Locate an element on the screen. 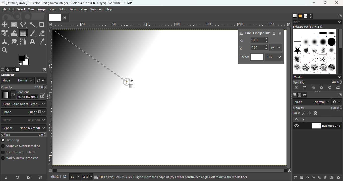  Select is located at coordinates (21, 9).